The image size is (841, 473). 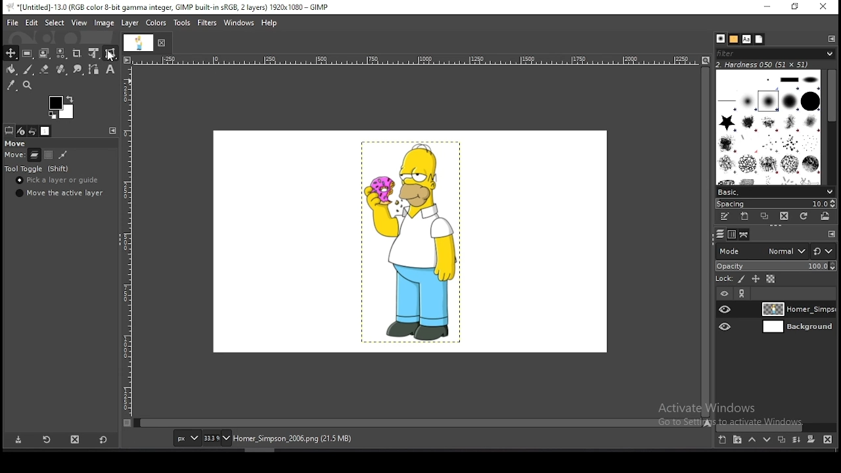 What do you see at coordinates (37, 169) in the screenshot?
I see `tool toggle` at bounding box center [37, 169].